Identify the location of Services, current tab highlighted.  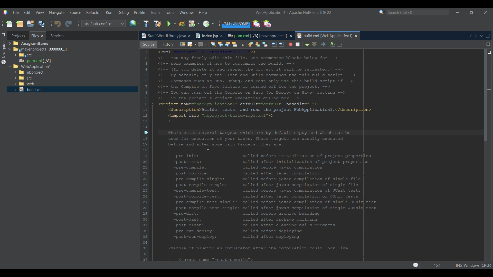
(55, 36).